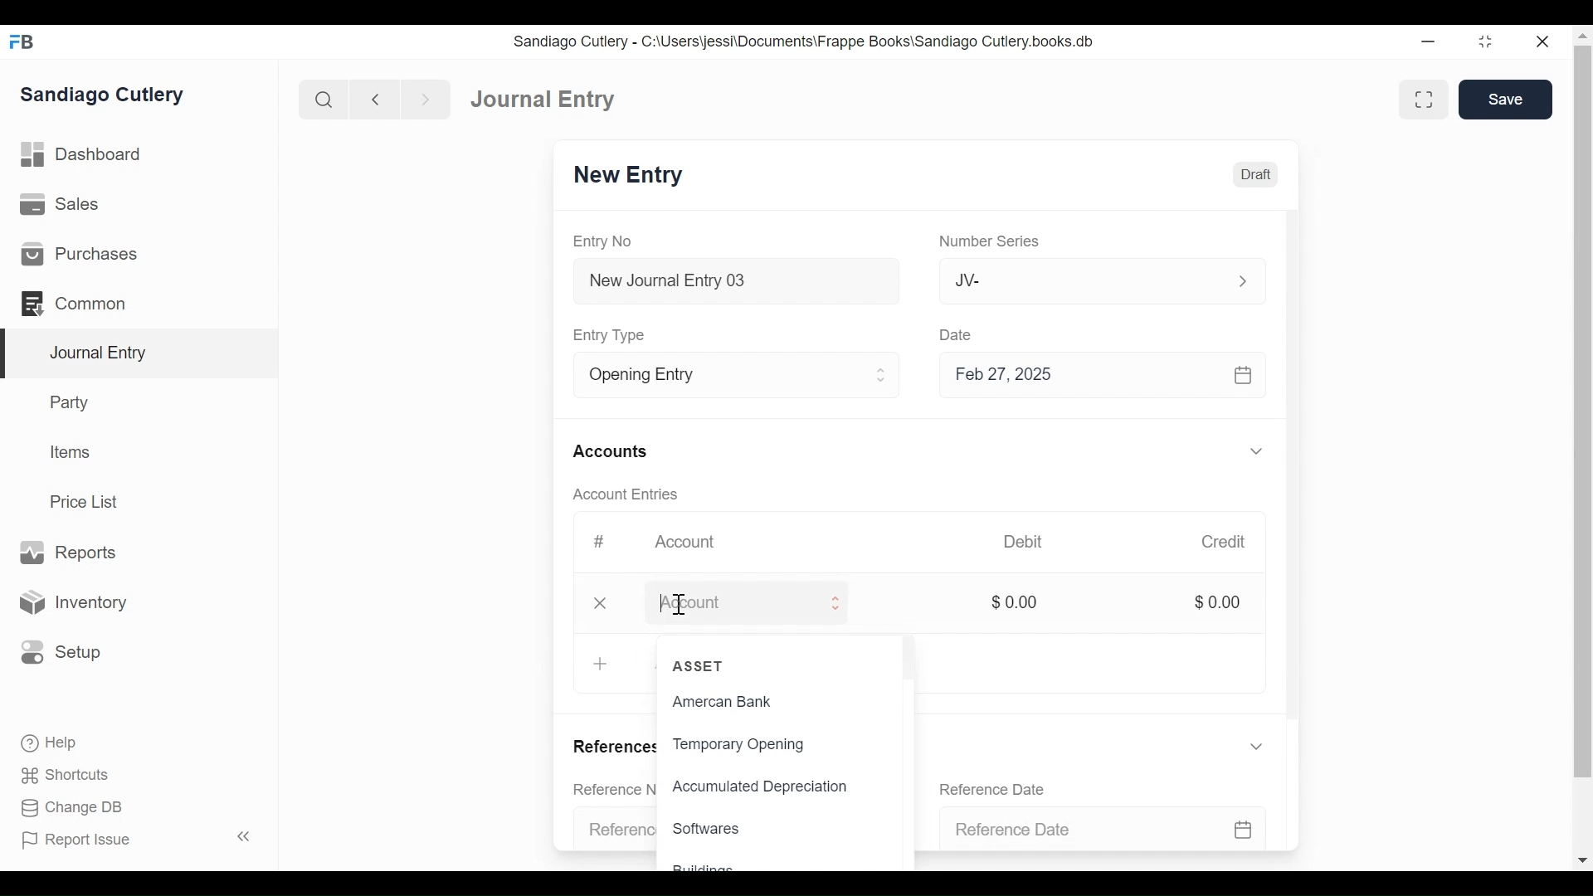  What do you see at coordinates (602, 541) in the screenshot?
I see `#` at bounding box center [602, 541].